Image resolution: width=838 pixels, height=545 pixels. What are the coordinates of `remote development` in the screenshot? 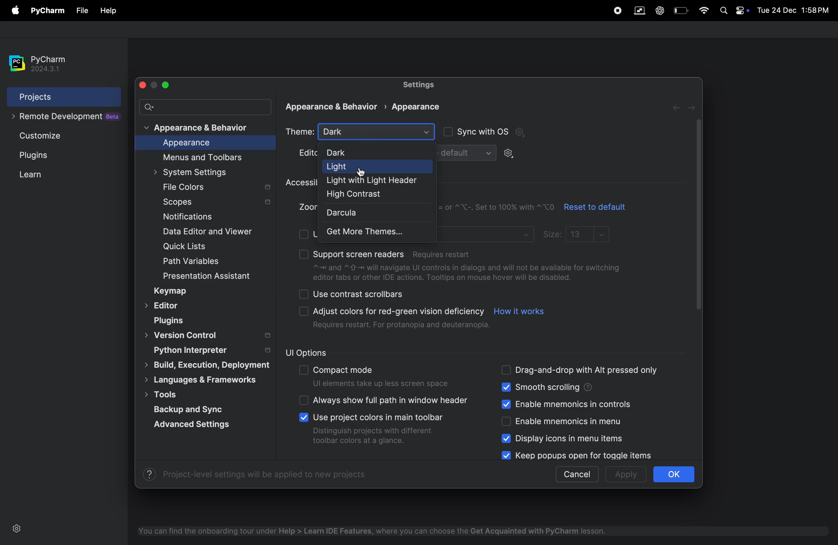 It's located at (63, 119).